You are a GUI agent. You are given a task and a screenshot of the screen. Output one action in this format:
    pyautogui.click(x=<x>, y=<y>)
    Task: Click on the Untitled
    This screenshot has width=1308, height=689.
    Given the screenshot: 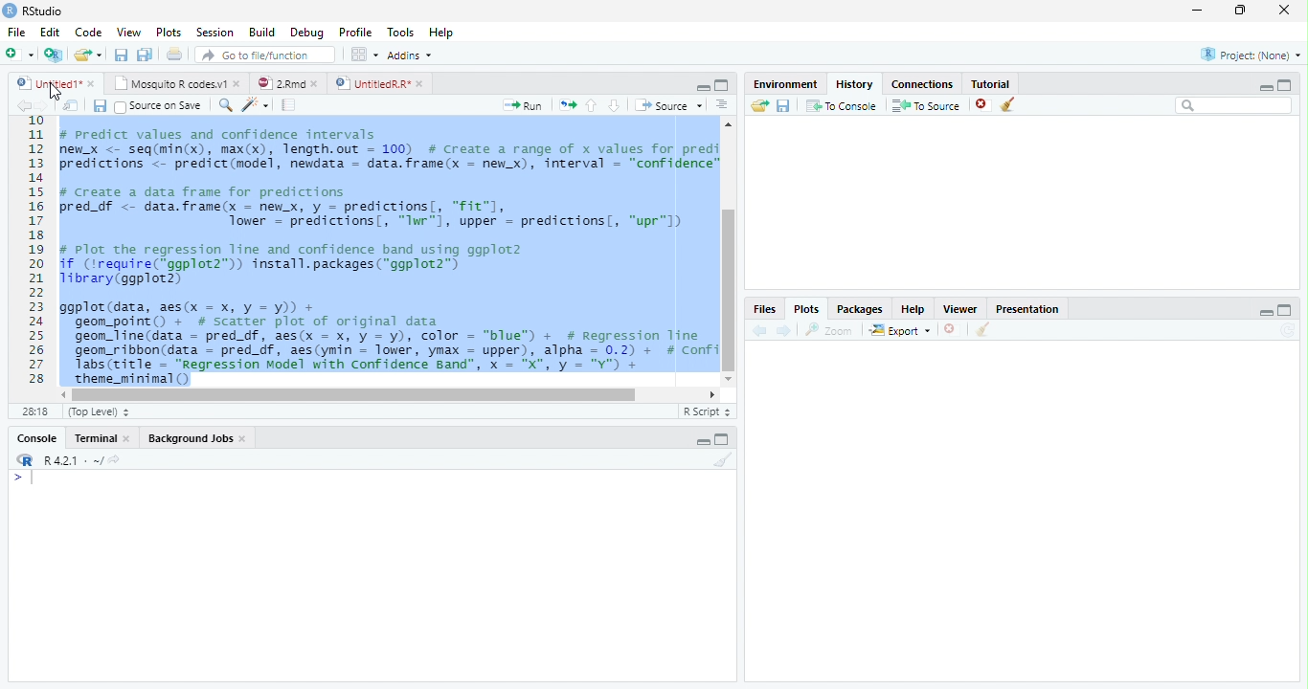 What is the action you would take?
    pyautogui.click(x=56, y=82)
    